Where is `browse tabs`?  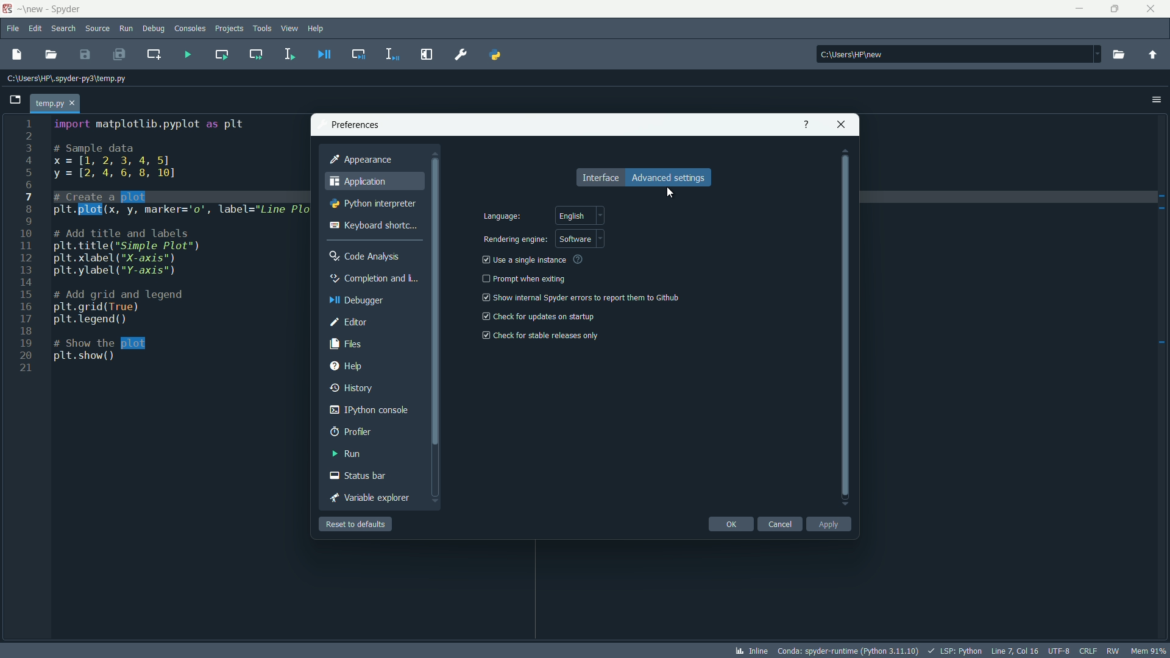 browse tabs is located at coordinates (12, 100).